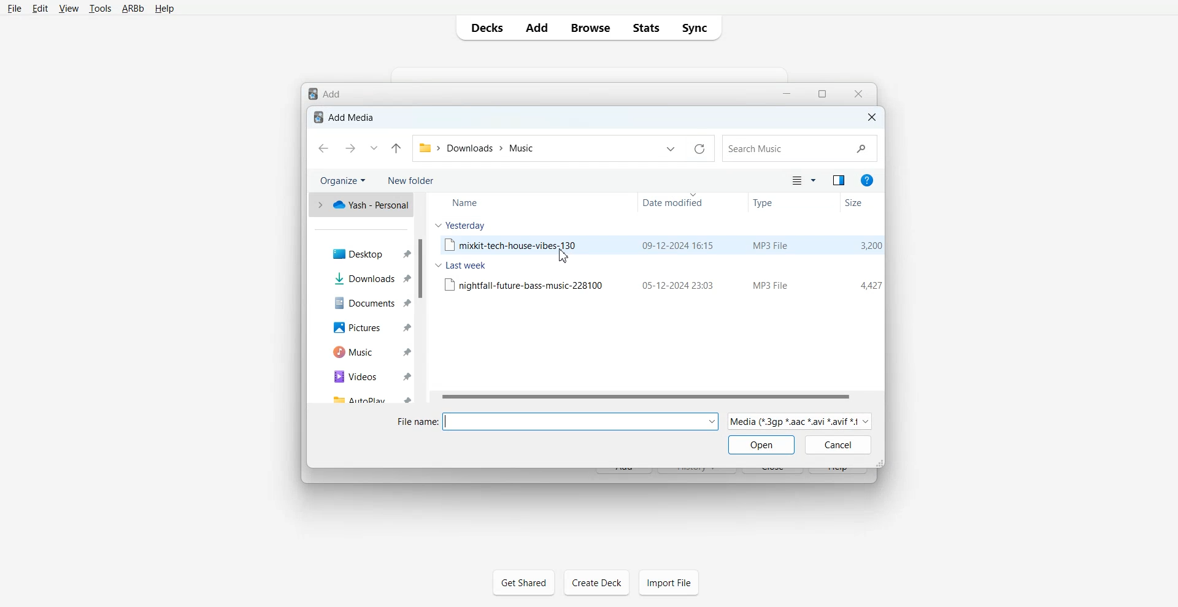  I want to click on Get Help, so click(869, 180).